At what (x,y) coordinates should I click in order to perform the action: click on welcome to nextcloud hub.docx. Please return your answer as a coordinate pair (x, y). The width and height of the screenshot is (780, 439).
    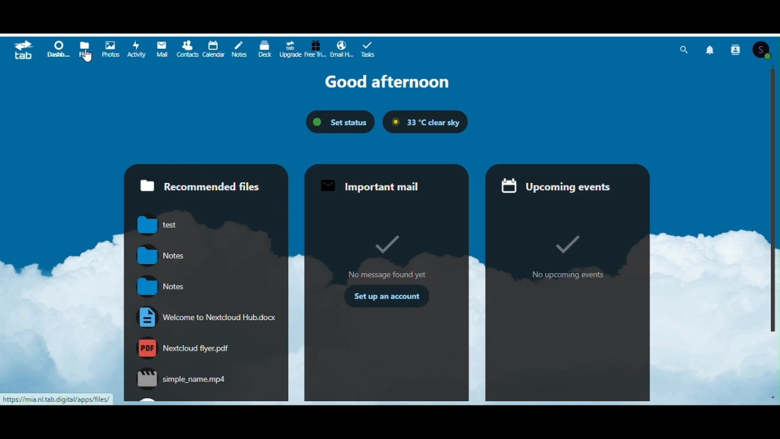
    Looking at the image, I should click on (207, 316).